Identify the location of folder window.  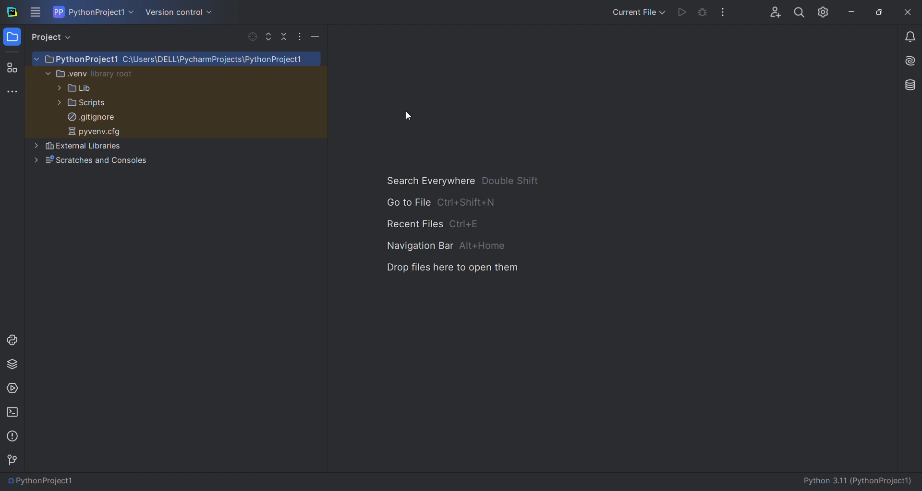
(14, 37).